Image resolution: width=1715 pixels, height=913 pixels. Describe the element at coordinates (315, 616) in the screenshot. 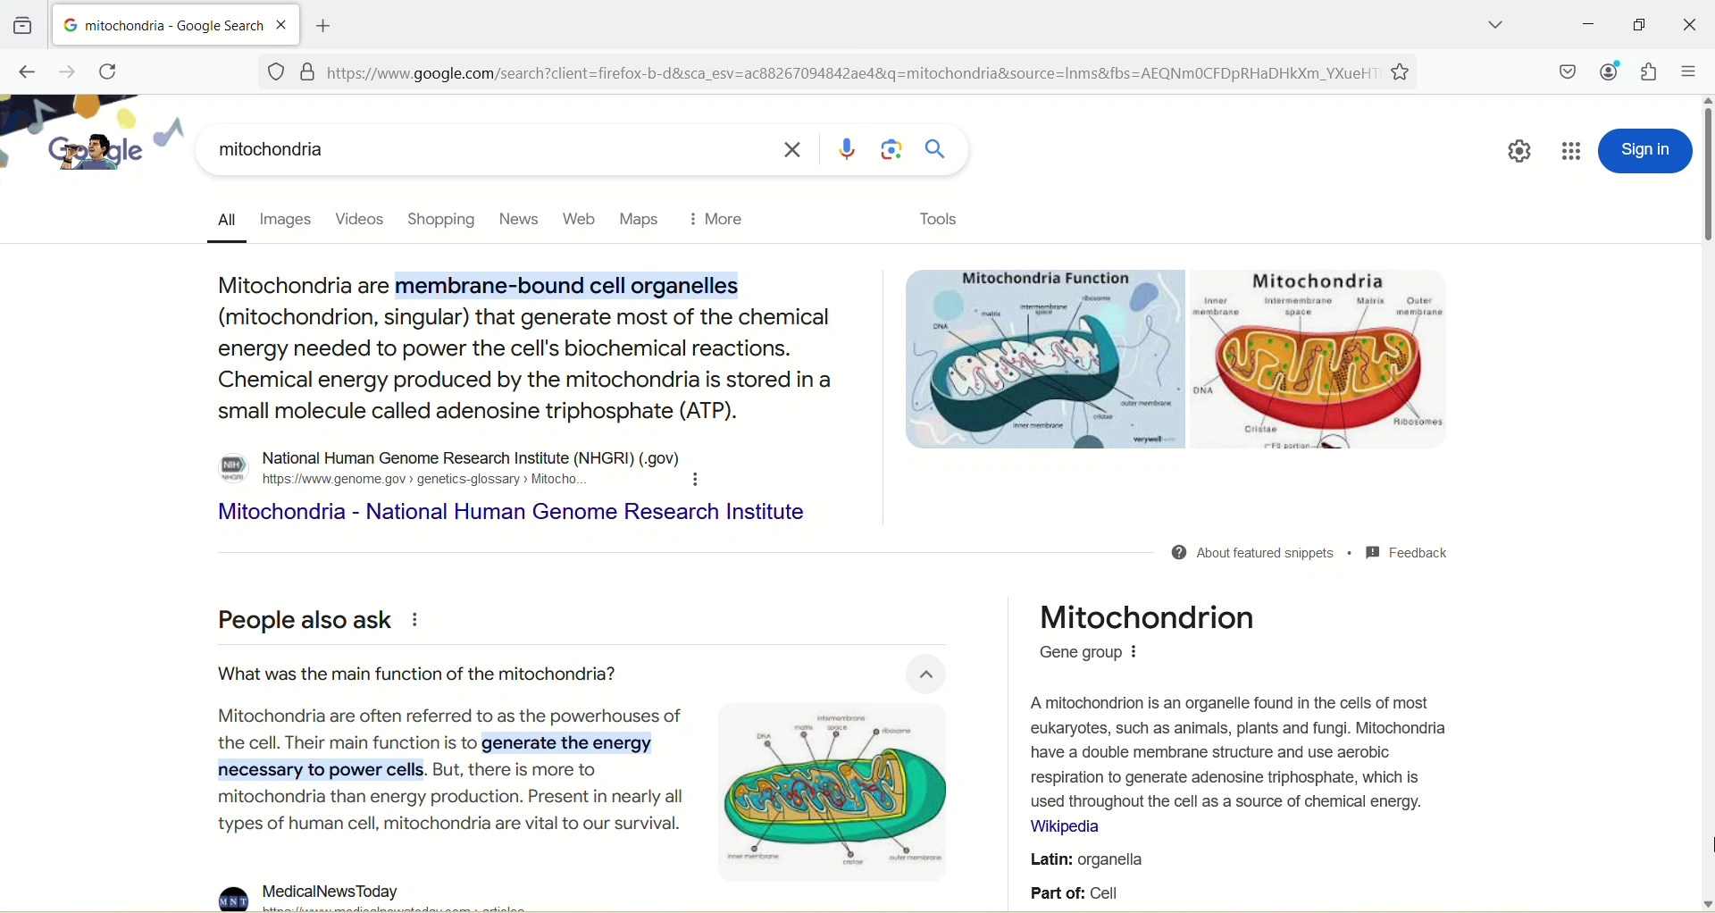

I see `People also ask` at that location.